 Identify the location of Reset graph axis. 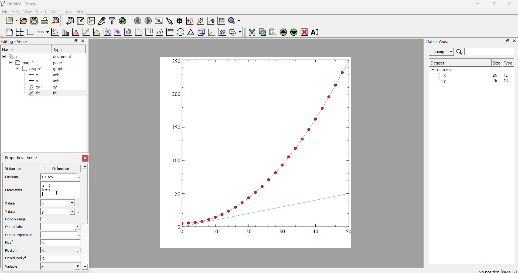
(220, 21).